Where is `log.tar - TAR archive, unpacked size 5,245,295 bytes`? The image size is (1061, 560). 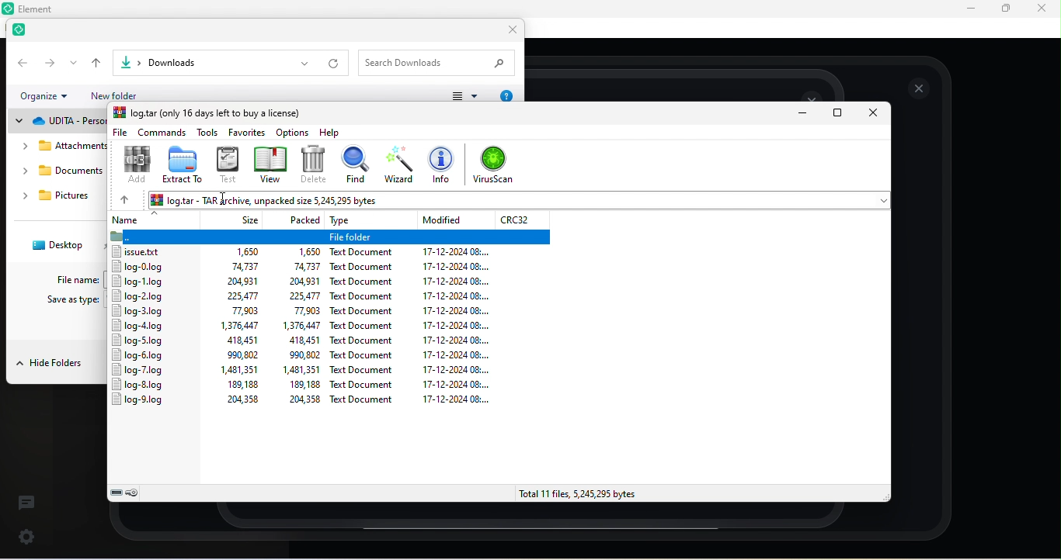 log.tar - TAR archive, unpacked size 5,245,295 bytes is located at coordinates (284, 201).